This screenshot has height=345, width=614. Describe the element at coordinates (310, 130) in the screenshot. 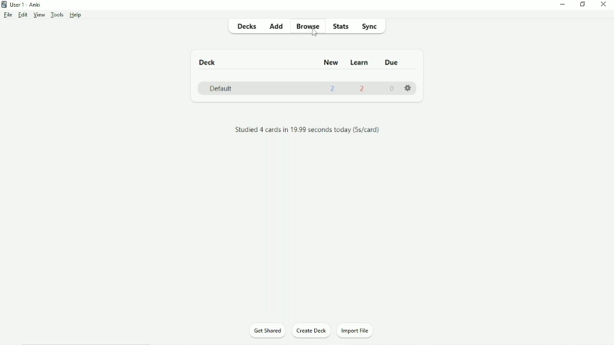

I see `Studied 4 cards in 19.99 seconds today (5s/card)` at that location.